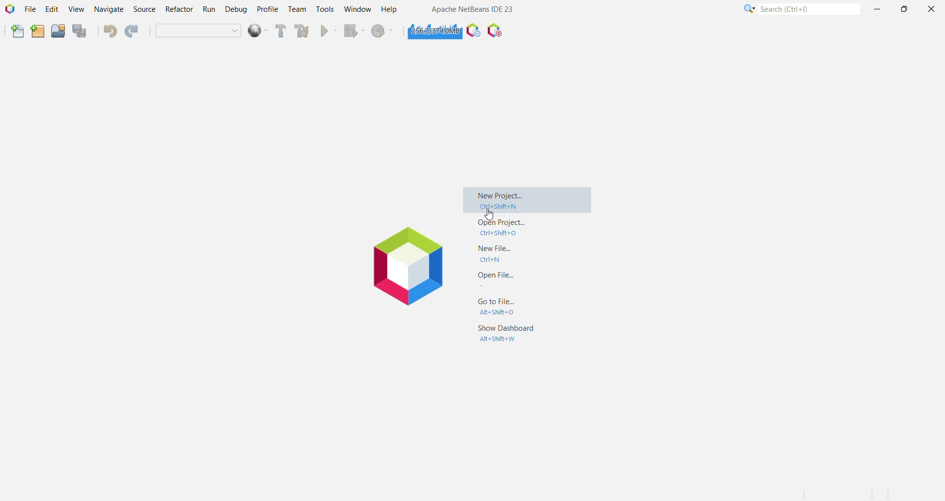  I want to click on Set Project Configuration, so click(198, 31).